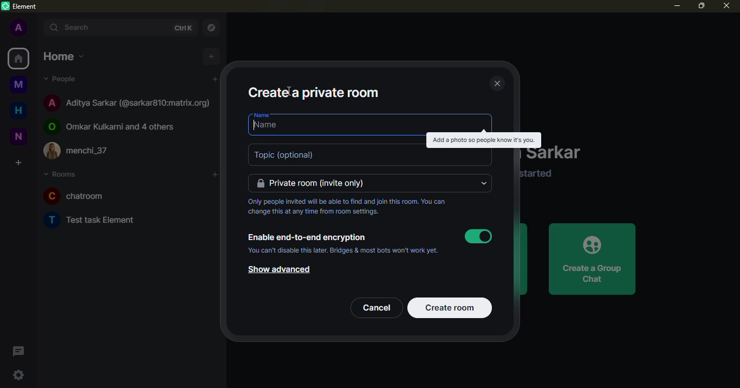  What do you see at coordinates (128, 104) in the screenshot?
I see `Aditya Sarkar (@sarkar810:matrix.org)` at bounding box center [128, 104].